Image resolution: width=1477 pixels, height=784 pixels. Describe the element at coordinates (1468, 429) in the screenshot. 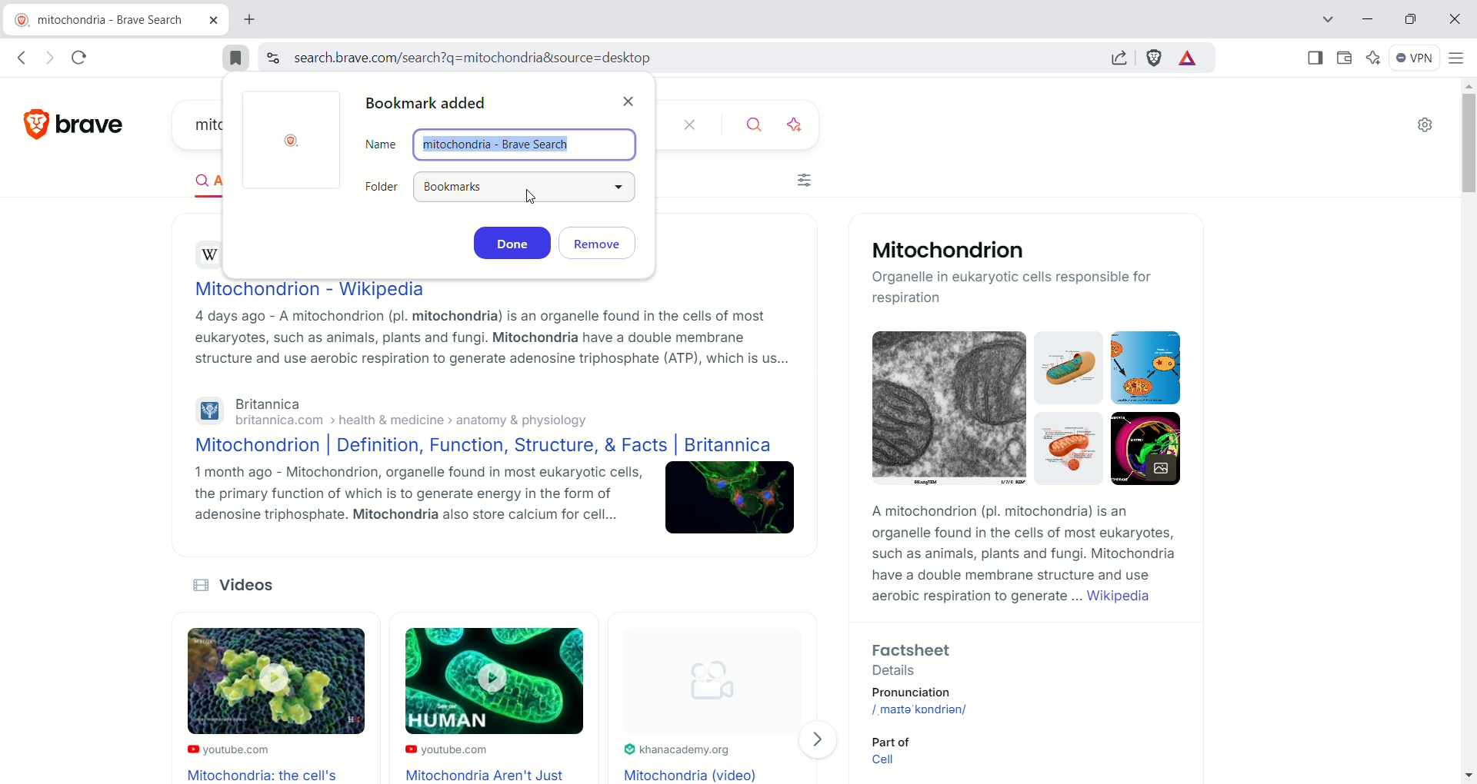

I see `vertical scroll bar` at that location.